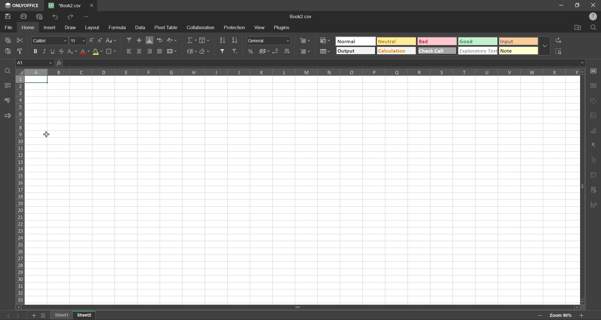 The width and height of the screenshot is (601, 320). Describe the element at coordinates (69, 16) in the screenshot. I see `redo` at that location.